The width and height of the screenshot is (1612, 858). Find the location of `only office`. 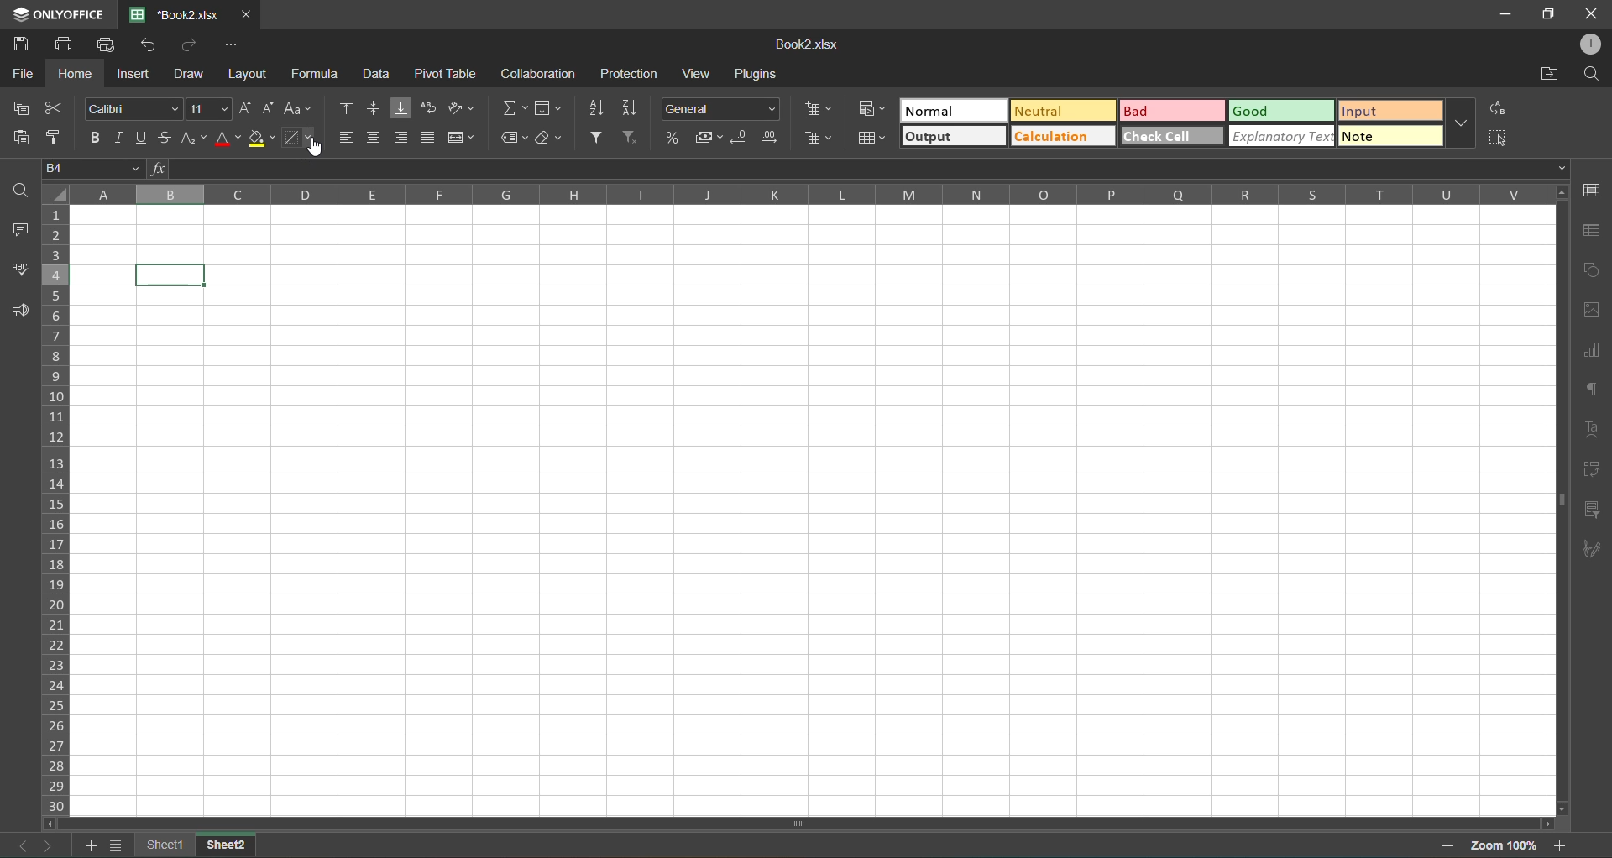

only office is located at coordinates (57, 13).